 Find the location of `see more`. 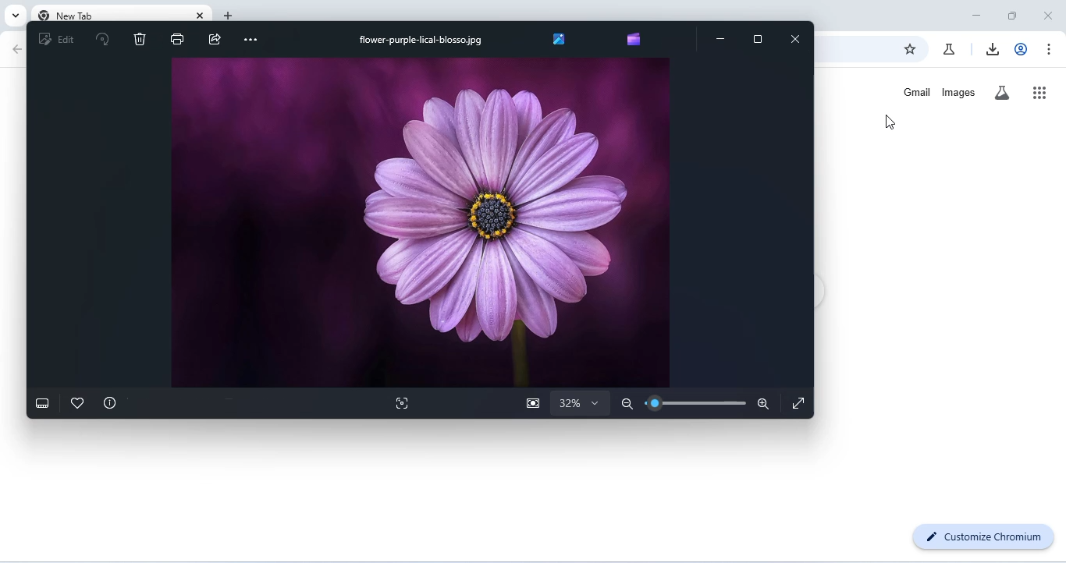

see more is located at coordinates (253, 39).